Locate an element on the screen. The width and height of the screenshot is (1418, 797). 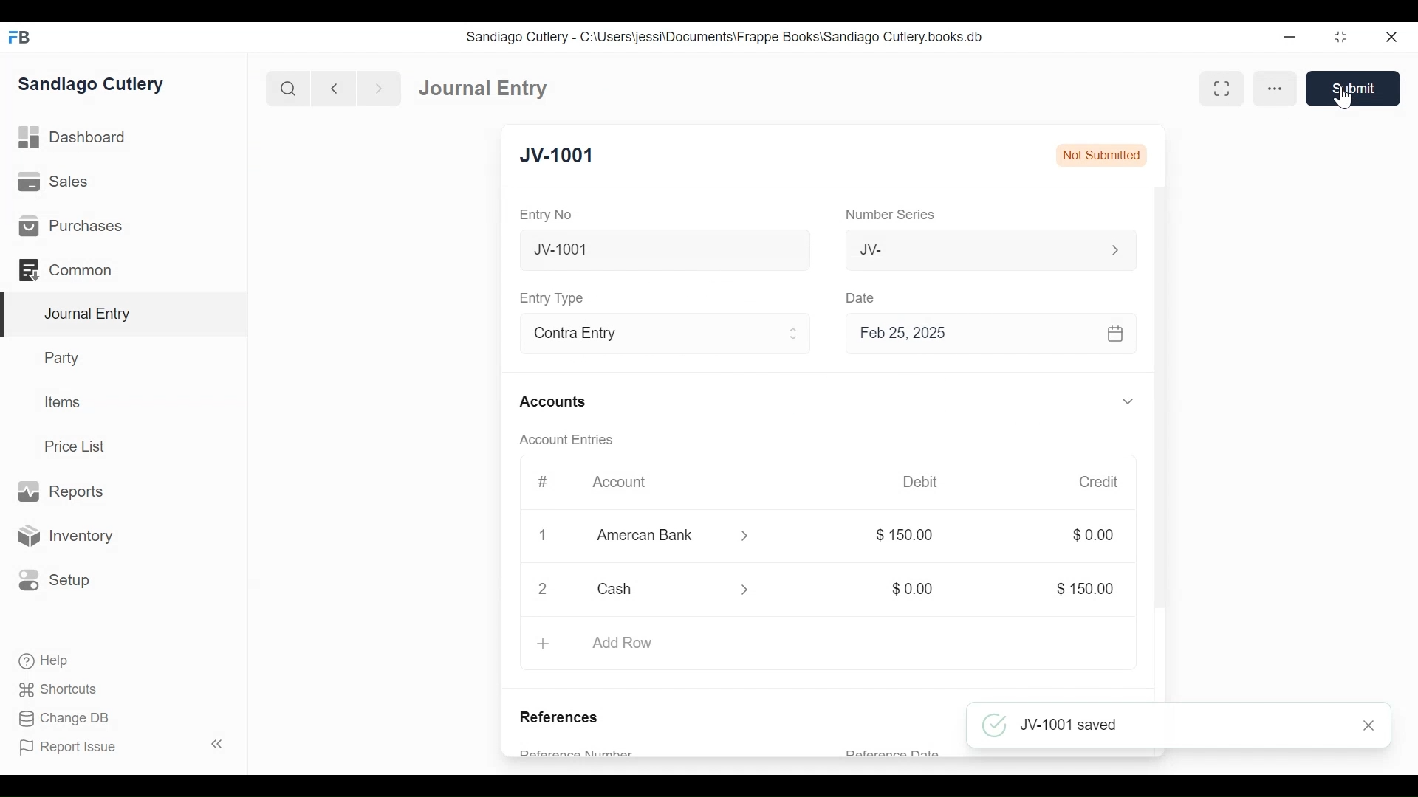
Close is located at coordinates (1394, 36).